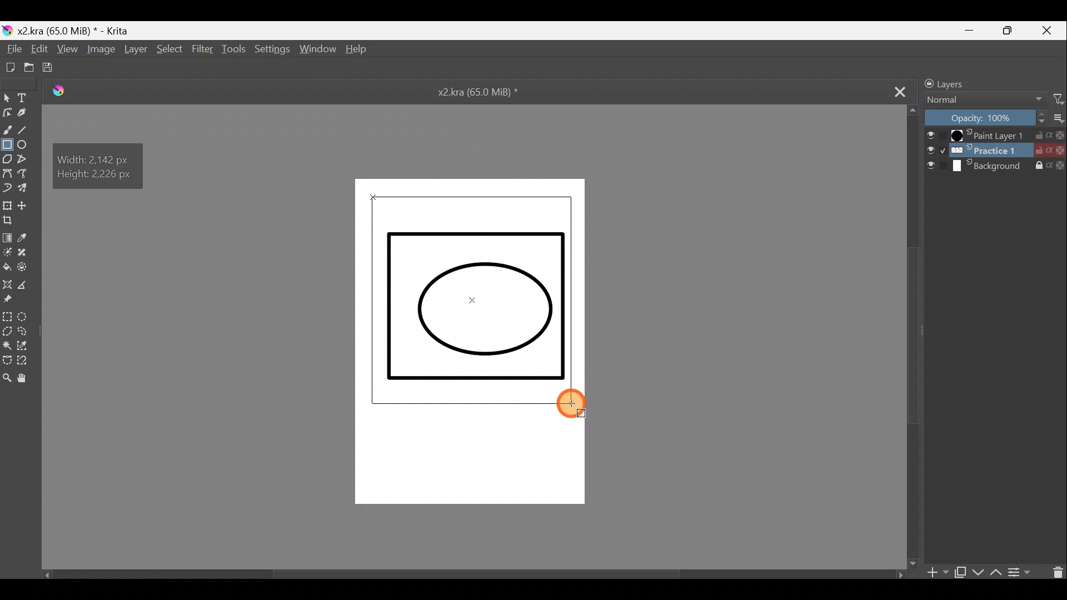  What do you see at coordinates (924, 82) in the screenshot?
I see `Lock/unlock docker` at bounding box center [924, 82].